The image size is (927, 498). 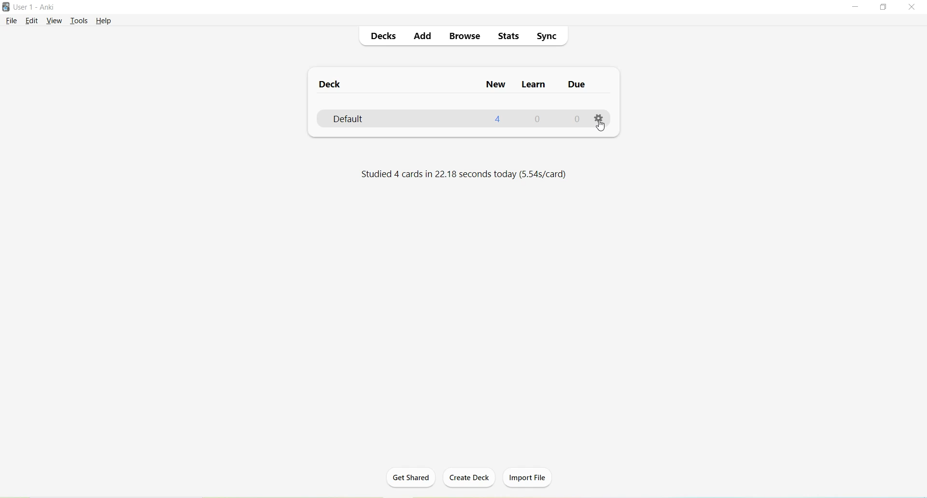 I want to click on Minimize, so click(x=857, y=7).